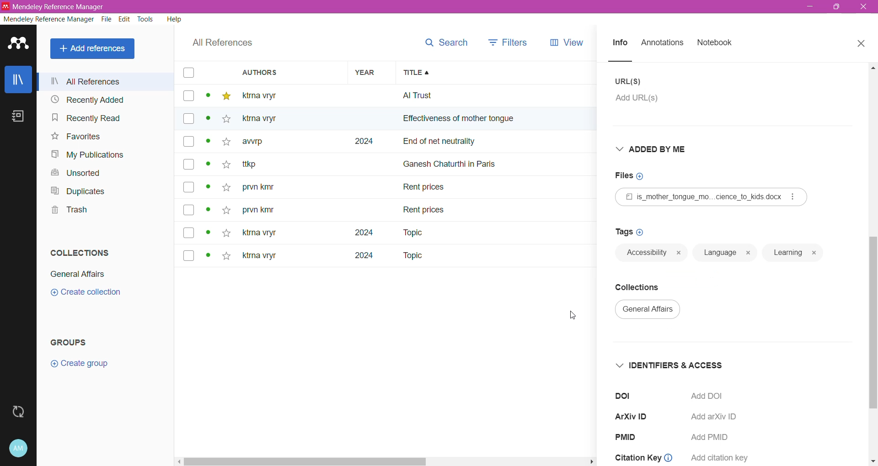 Image resolution: width=878 pixels, height=466 pixels. What do you see at coordinates (260, 258) in the screenshot?
I see `ktma vryr` at bounding box center [260, 258].